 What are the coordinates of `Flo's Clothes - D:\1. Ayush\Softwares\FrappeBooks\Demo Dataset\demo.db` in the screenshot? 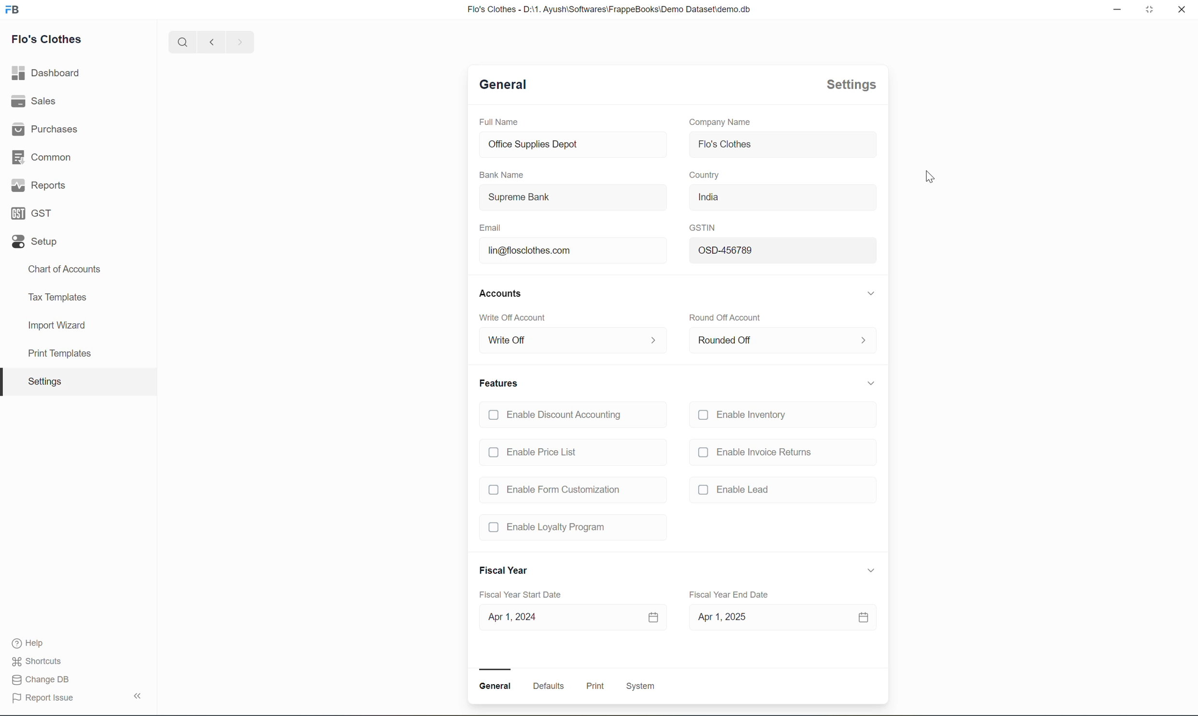 It's located at (607, 9).